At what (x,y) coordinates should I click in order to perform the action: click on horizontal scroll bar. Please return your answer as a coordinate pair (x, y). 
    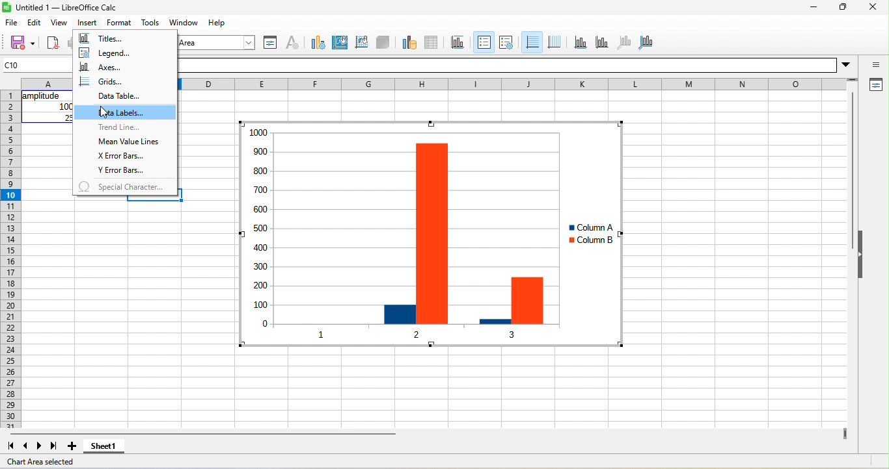
    Looking at the image, I should click on (202, 434).